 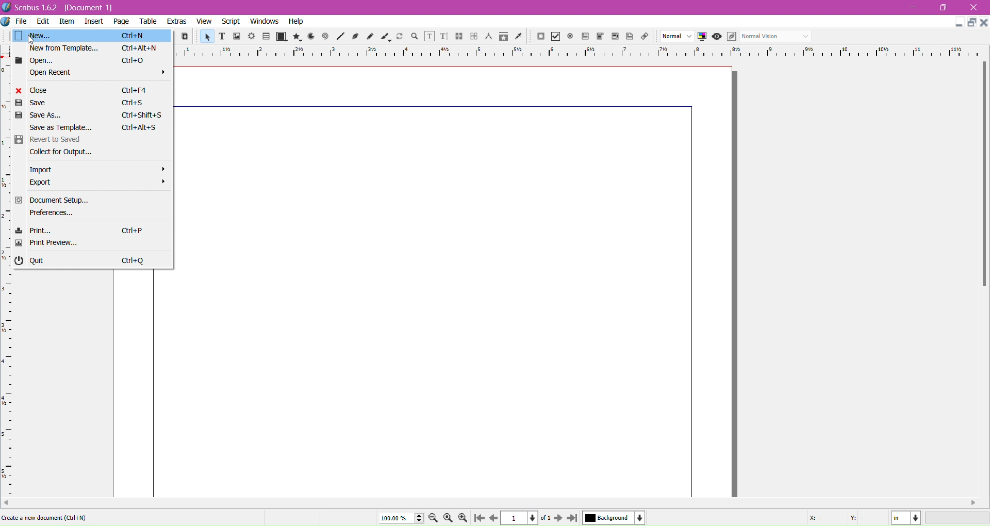 What do you see at coordinates (493, 519) in the screenshot?
I see `previous` at bounding box center [493, 519].